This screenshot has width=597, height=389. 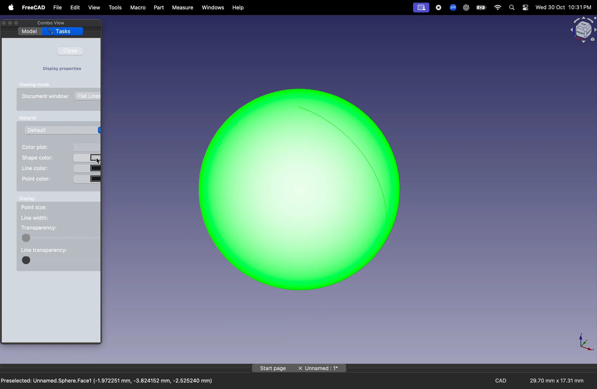 I want to click on fit line, so click(x=88, y=96).